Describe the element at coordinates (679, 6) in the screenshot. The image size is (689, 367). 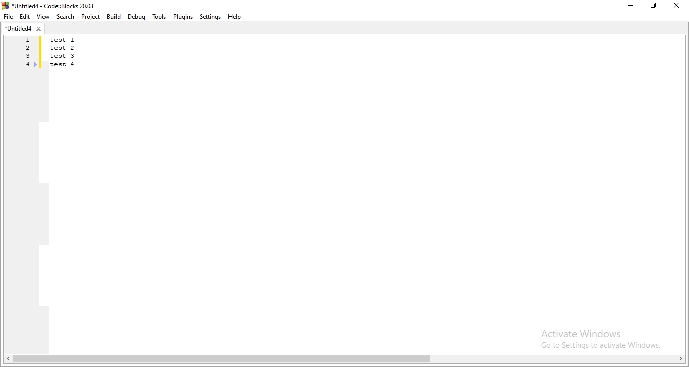
I see `close` at that location.